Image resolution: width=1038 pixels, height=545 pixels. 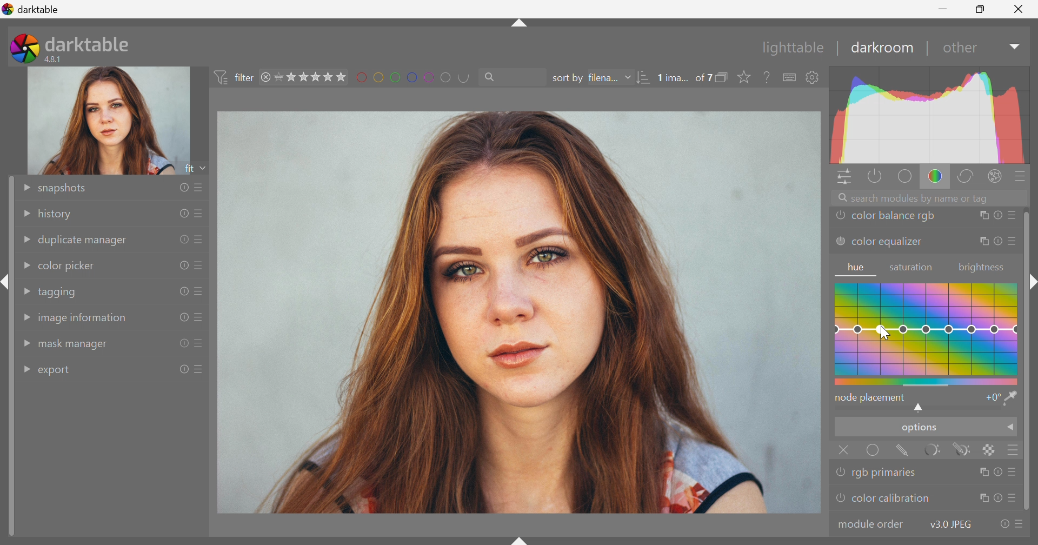 I want to click on multiple instance actions, so click(x=981, y=472).